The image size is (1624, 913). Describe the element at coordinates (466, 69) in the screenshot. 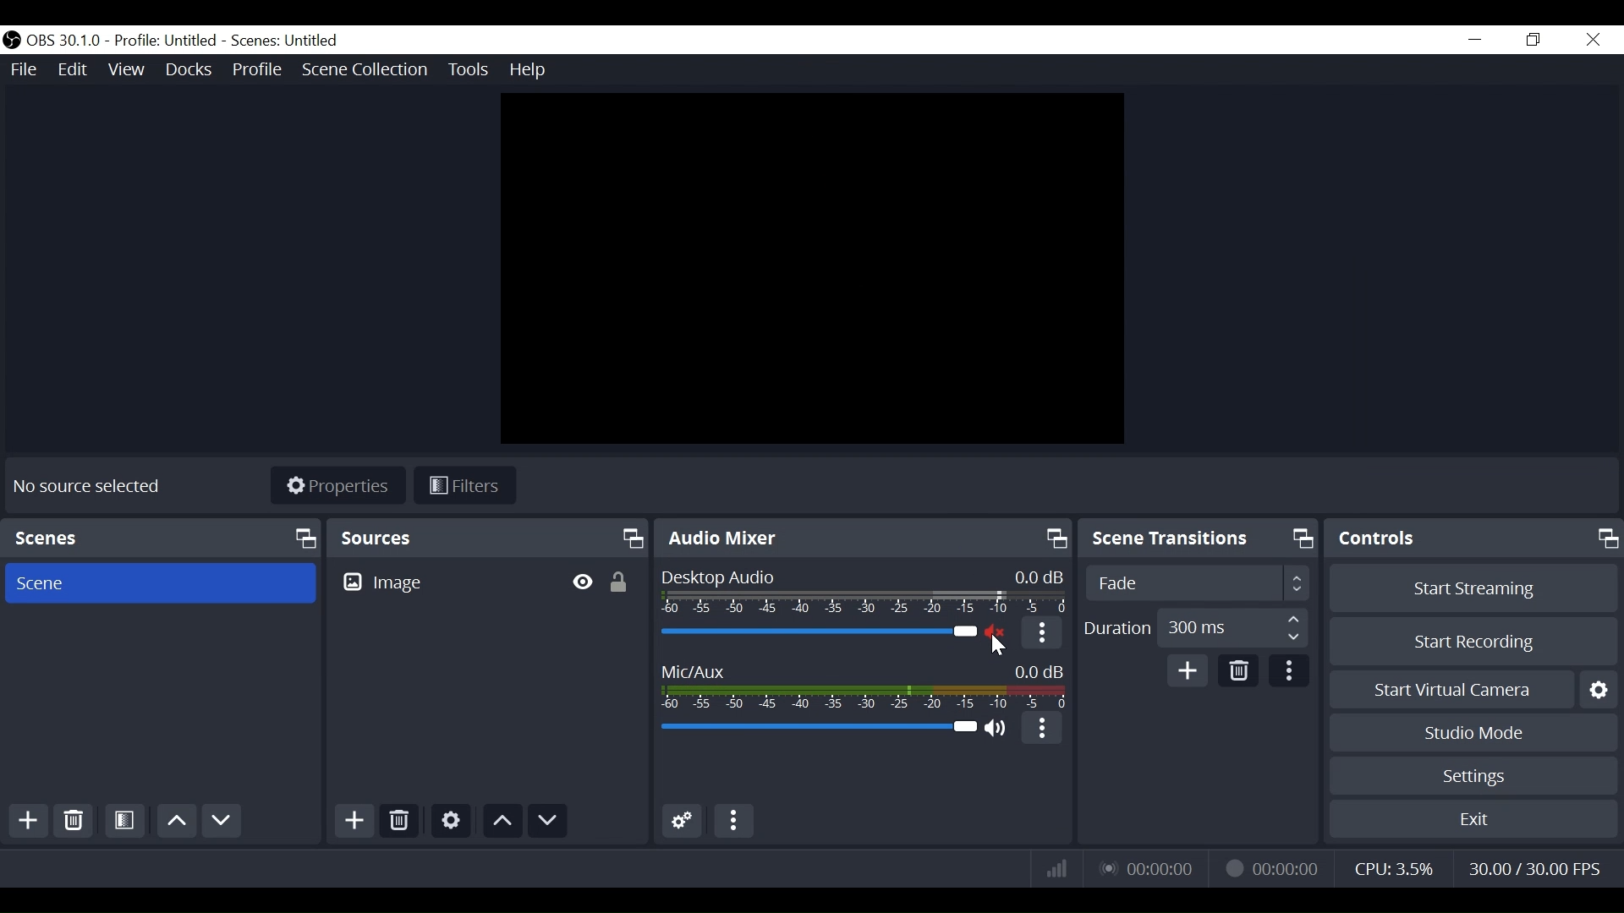

I see `Tools` at that location.